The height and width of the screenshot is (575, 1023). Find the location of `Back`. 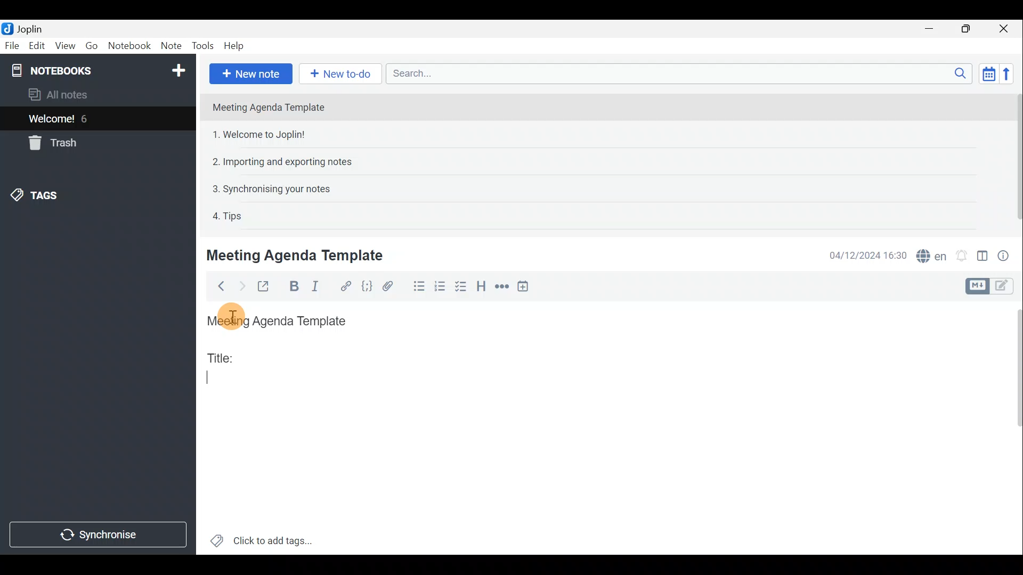

Back is located at coordinates (218, 288).